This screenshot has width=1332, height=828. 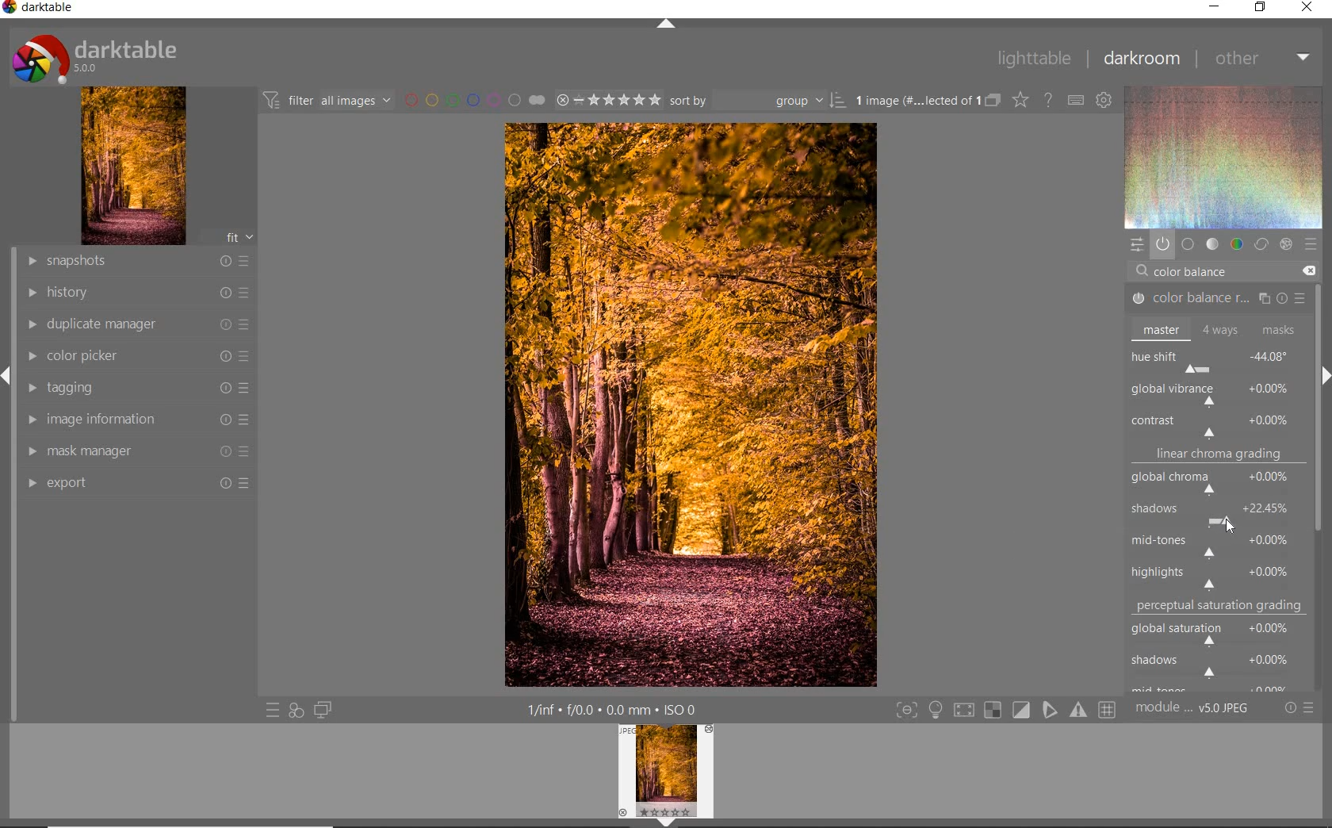 I want to click on toggle modes, so click(x=1002, y=710).